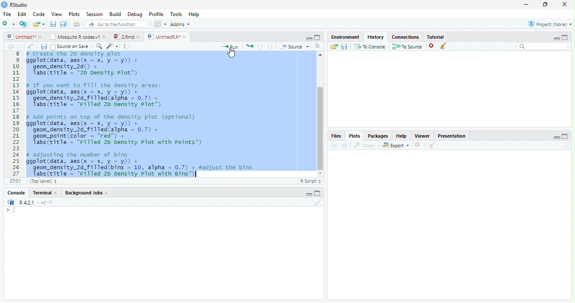 This screenshot has height=303, width=575. Describe the element at coordinates (546, 4) in the screenshot. I see `maximize` at that location.